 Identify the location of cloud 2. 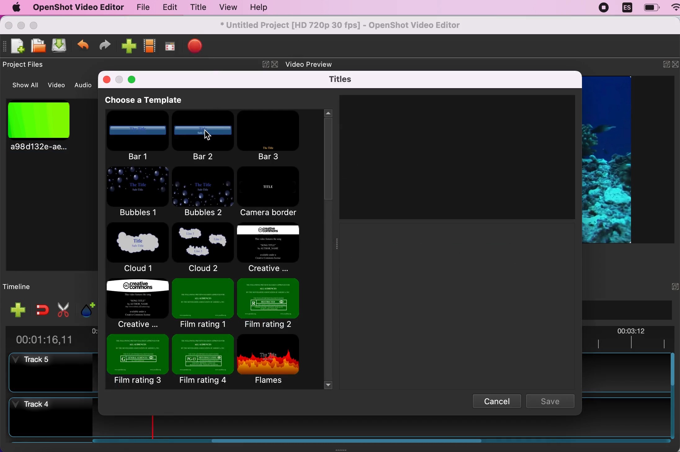
(201, 247).